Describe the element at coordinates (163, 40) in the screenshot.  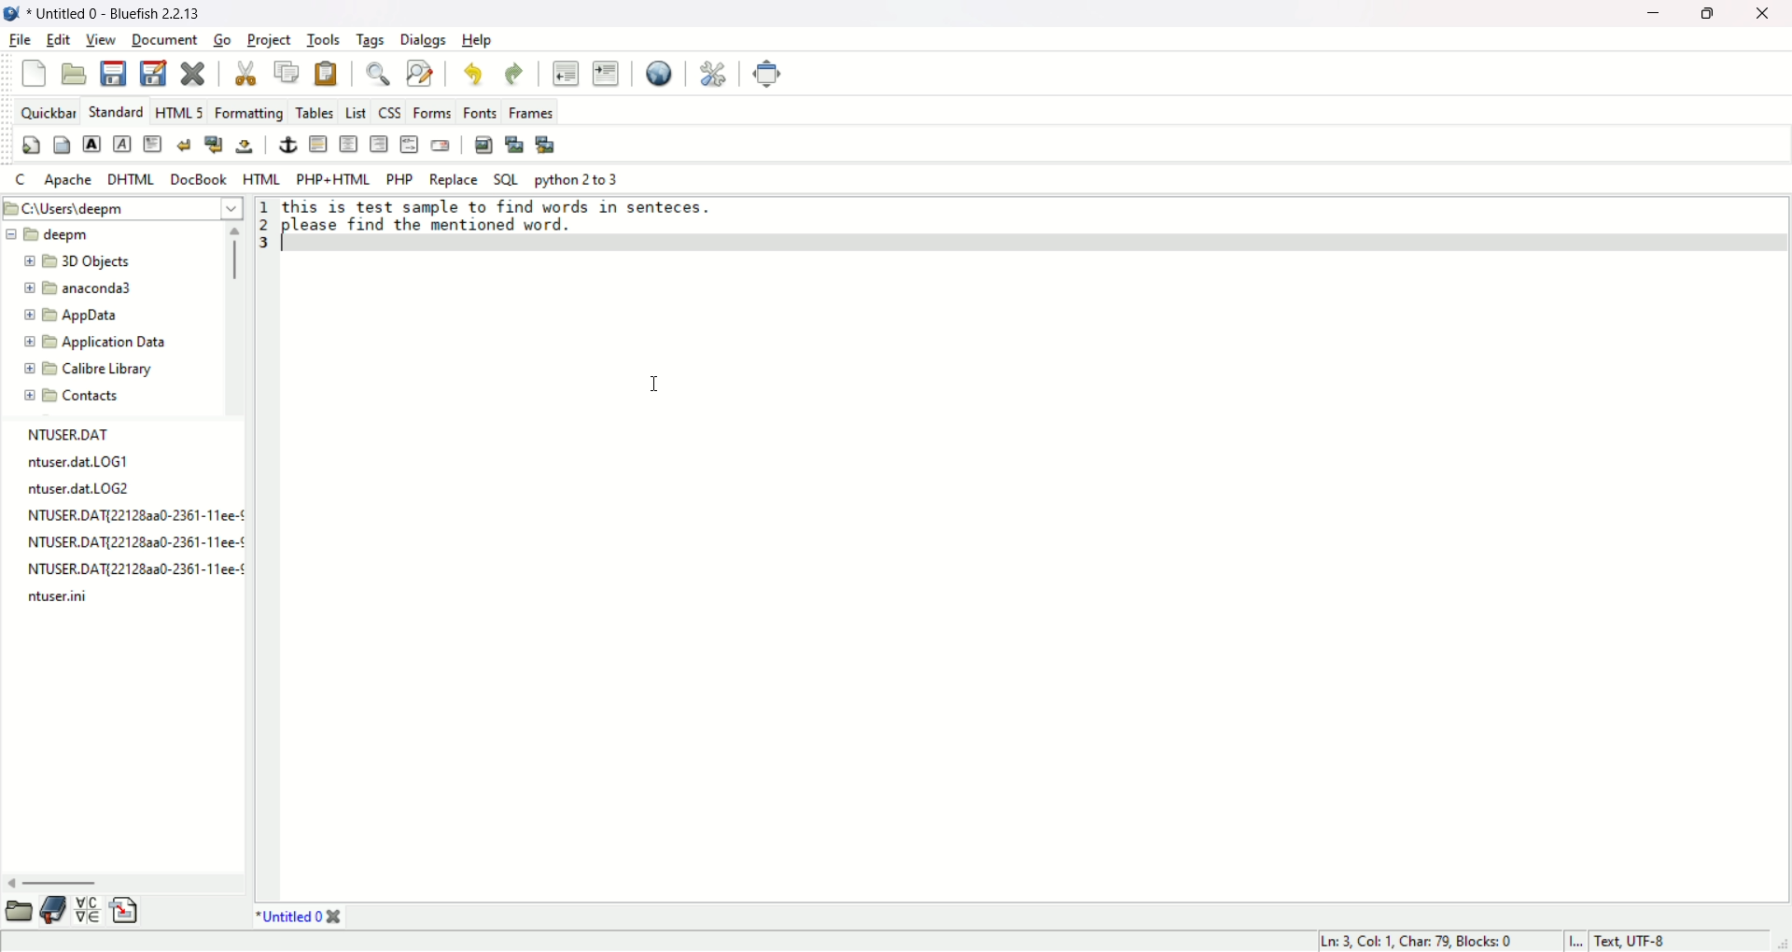
I see `document` at that location.